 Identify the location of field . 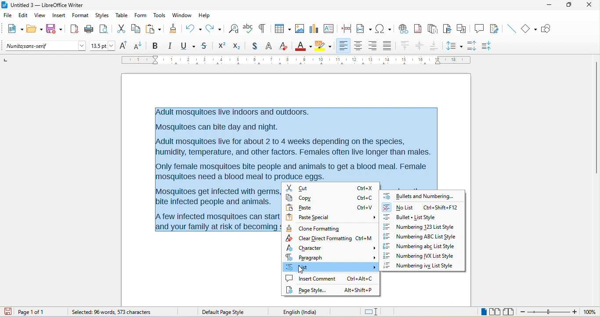
(364, 29).